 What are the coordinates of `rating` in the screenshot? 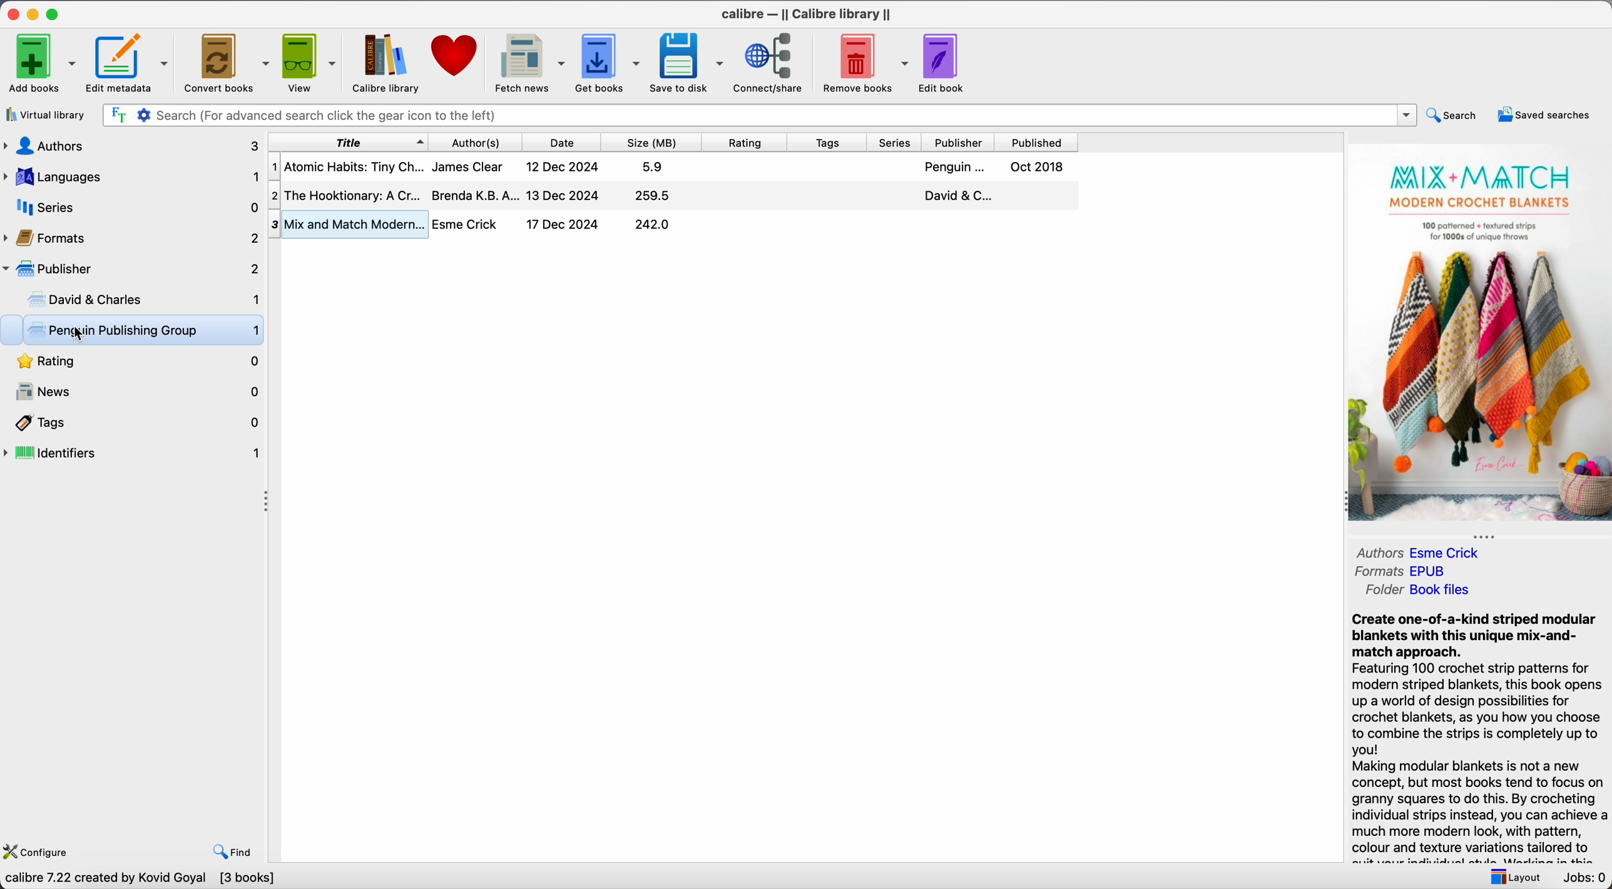 It's located at (750, 142).